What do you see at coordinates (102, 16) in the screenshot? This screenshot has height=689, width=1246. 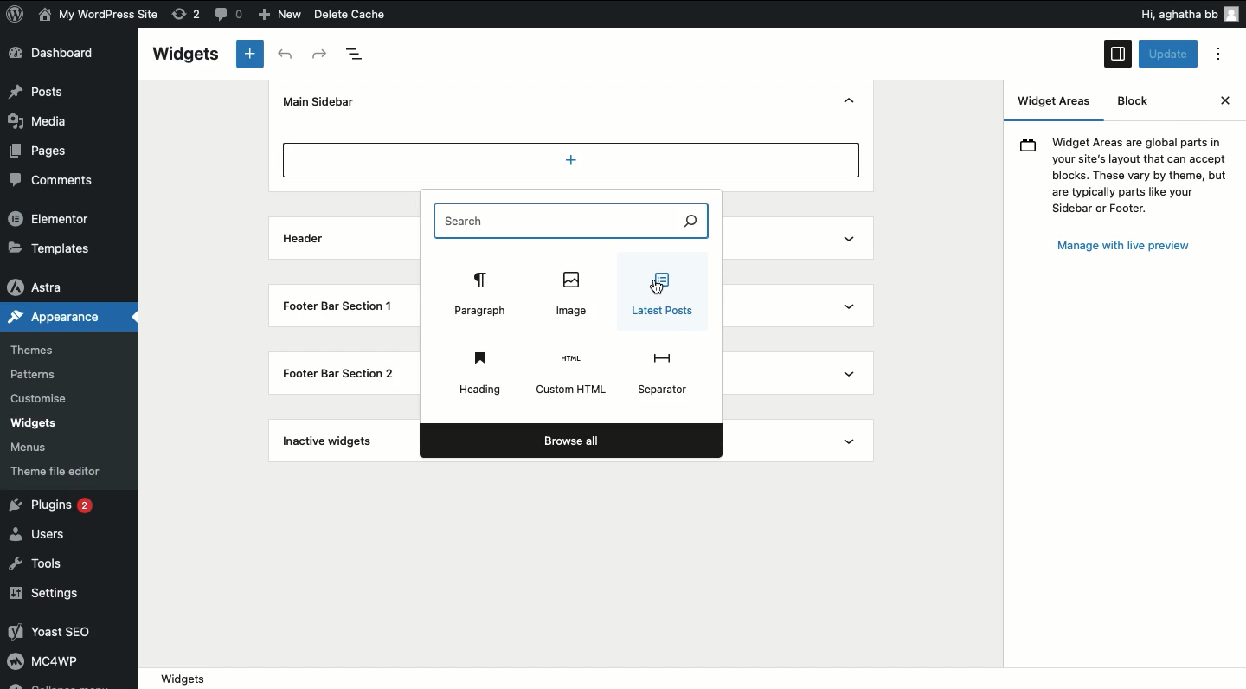 I see ` My WordPress Site` at bounding box center [102, 16].